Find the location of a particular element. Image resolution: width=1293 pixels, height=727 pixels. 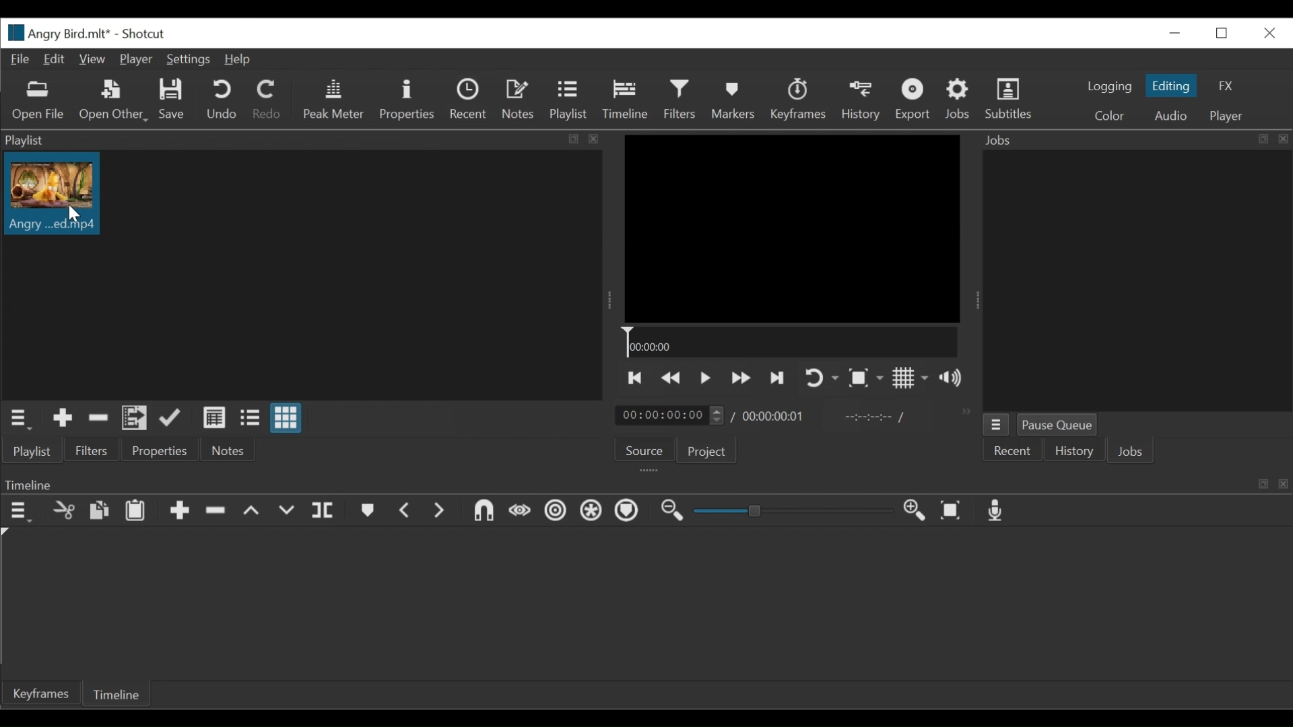

Keyframes is located at coordinates (799, 100).